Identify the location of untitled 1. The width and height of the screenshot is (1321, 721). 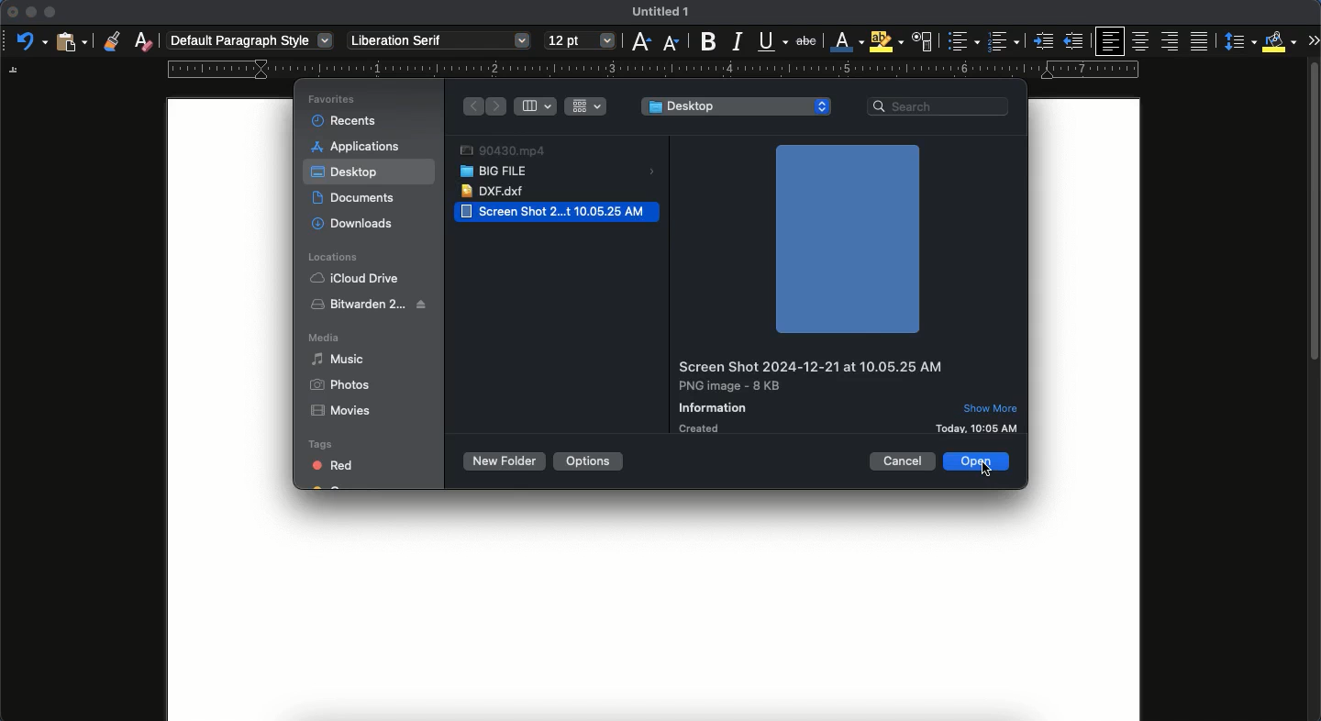
(661, 11).